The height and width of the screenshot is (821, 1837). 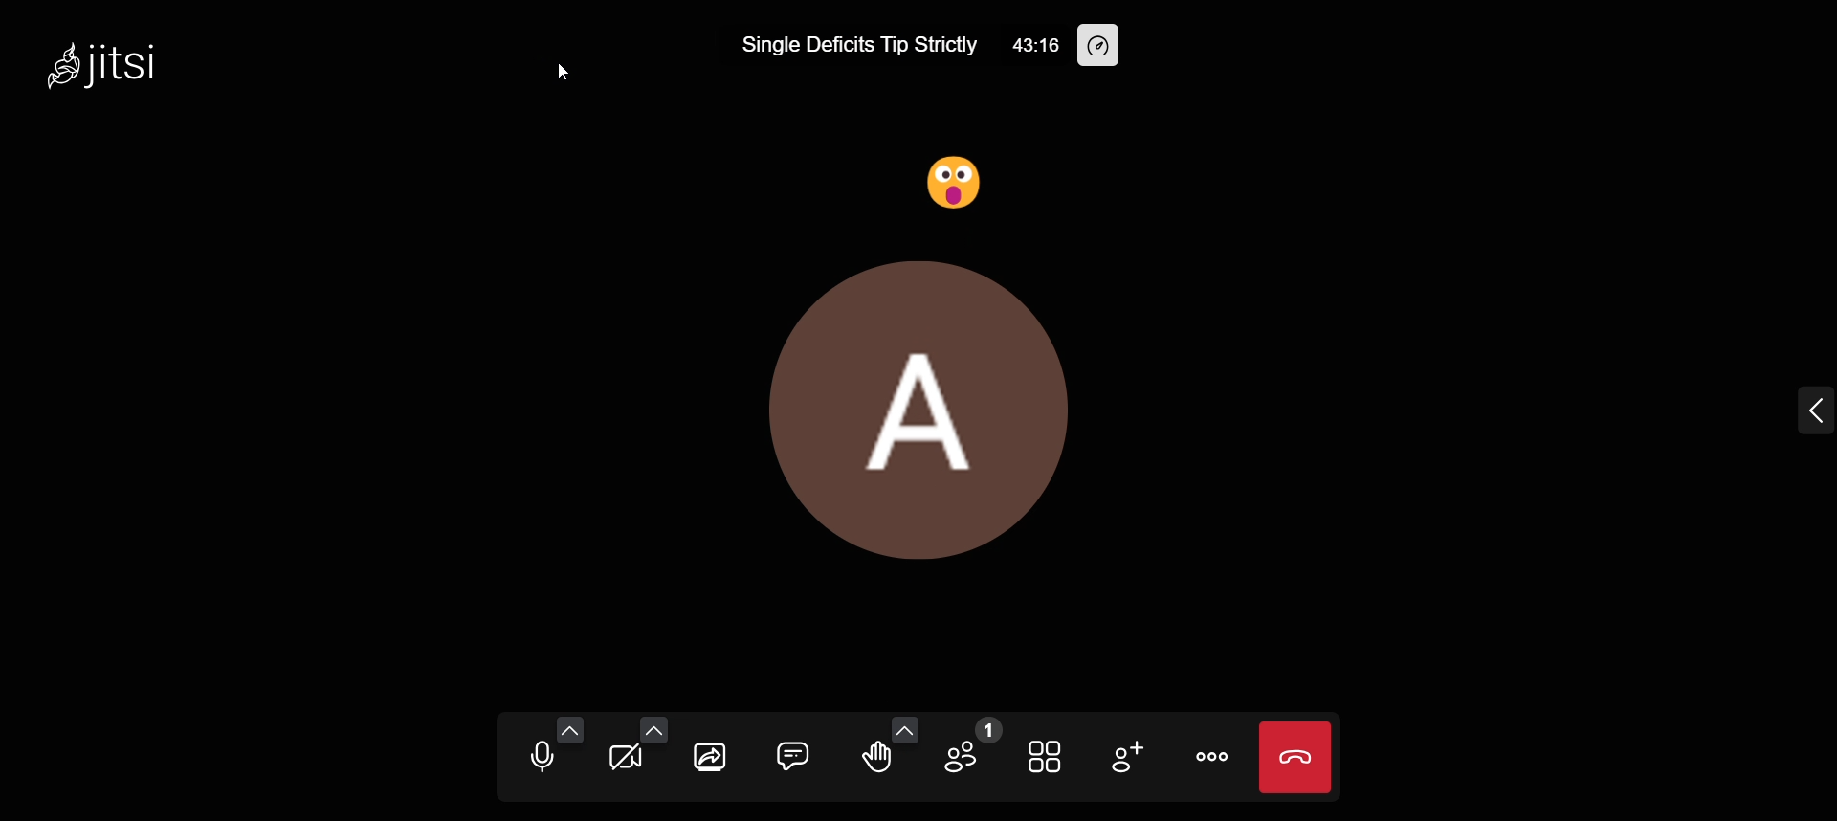 What do you see at coordinates (902, 731) in the screenshot?
I see `more emoji option` at bounding box center [902, 731].